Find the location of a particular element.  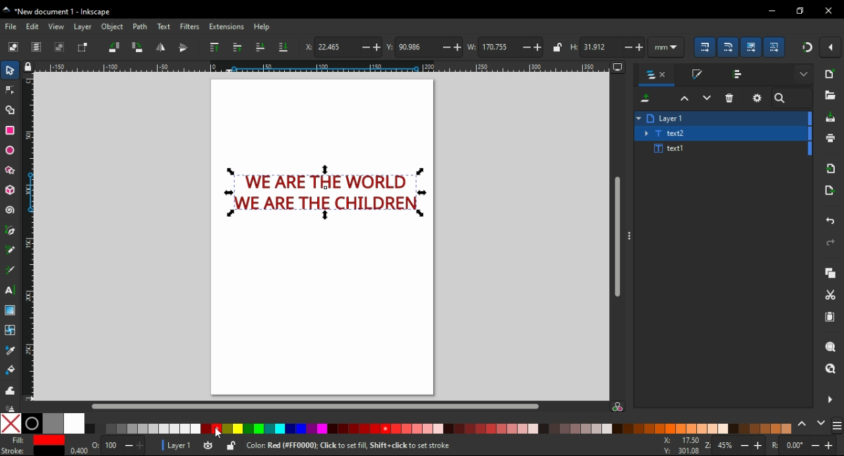

spiral tool is located at coordinates (9, 210).